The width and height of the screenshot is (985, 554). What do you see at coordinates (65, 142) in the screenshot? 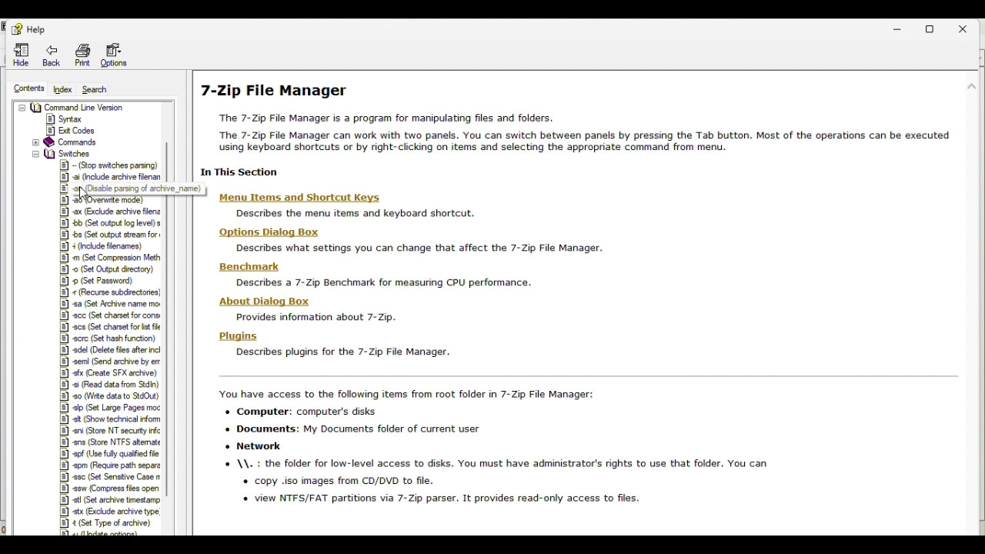
I see `Commands` at bounding box center [65, 142].